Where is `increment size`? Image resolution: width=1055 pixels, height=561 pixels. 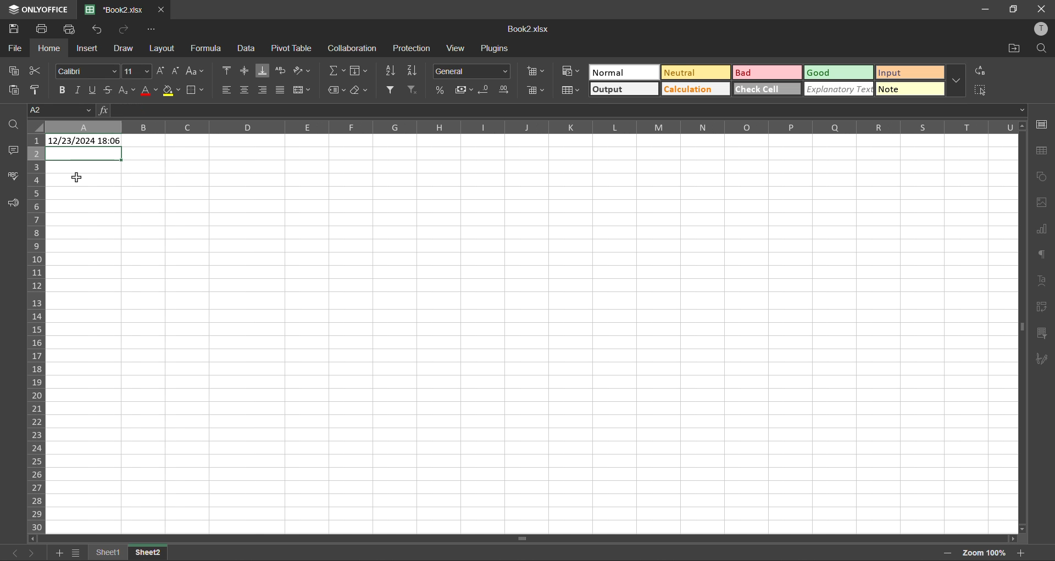
increment size is located at coordinates (163, 71).